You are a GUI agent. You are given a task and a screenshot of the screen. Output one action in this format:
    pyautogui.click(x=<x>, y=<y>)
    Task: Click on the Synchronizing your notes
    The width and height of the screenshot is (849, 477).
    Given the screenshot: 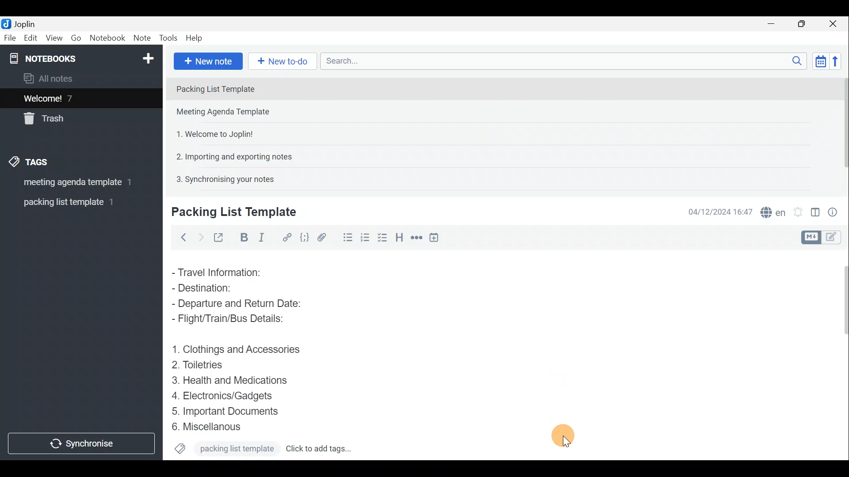 What is the action you would take?
    pyautogui.click(x=227, y=179)
    